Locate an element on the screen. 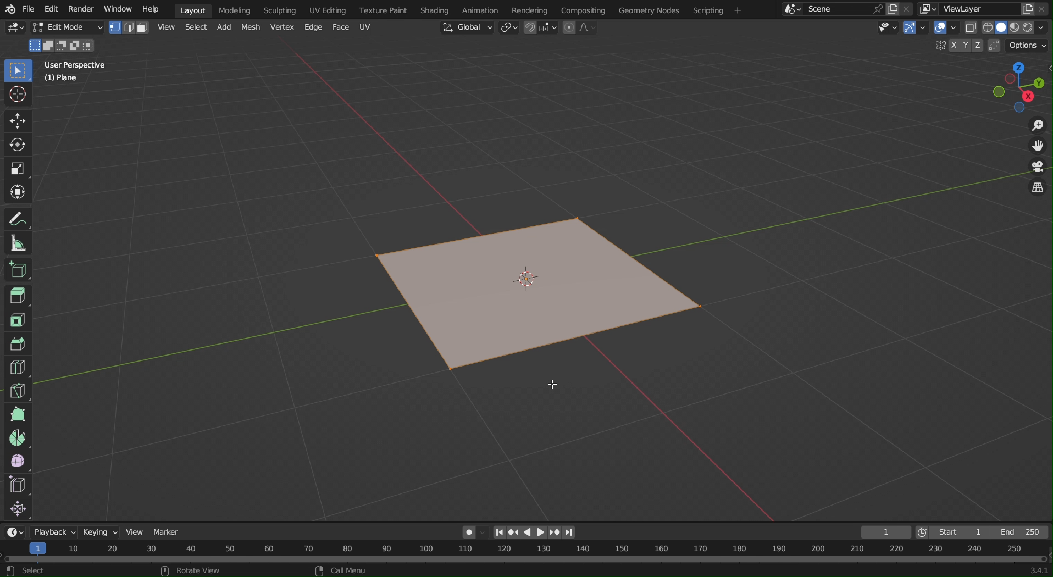 The image size is (1053, 577). Zoom is located at coordinates (1037, 126).